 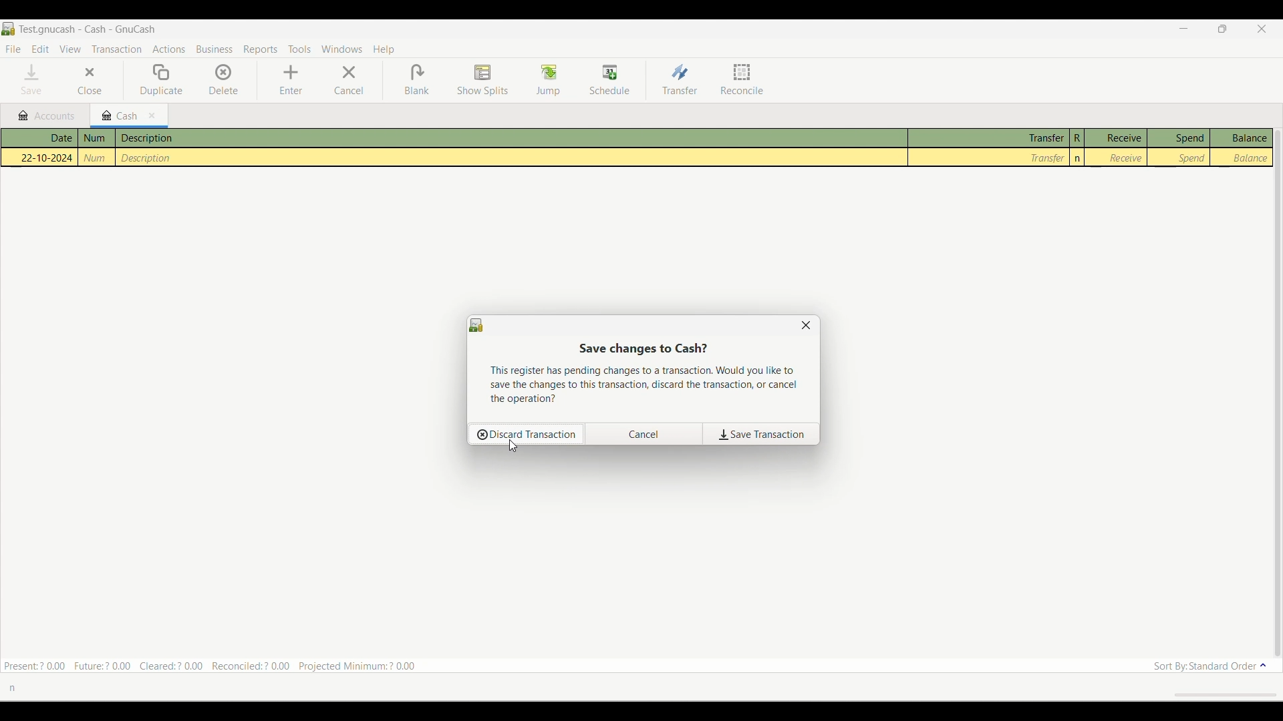 I want to click on Close, so click(x=90, y=79).